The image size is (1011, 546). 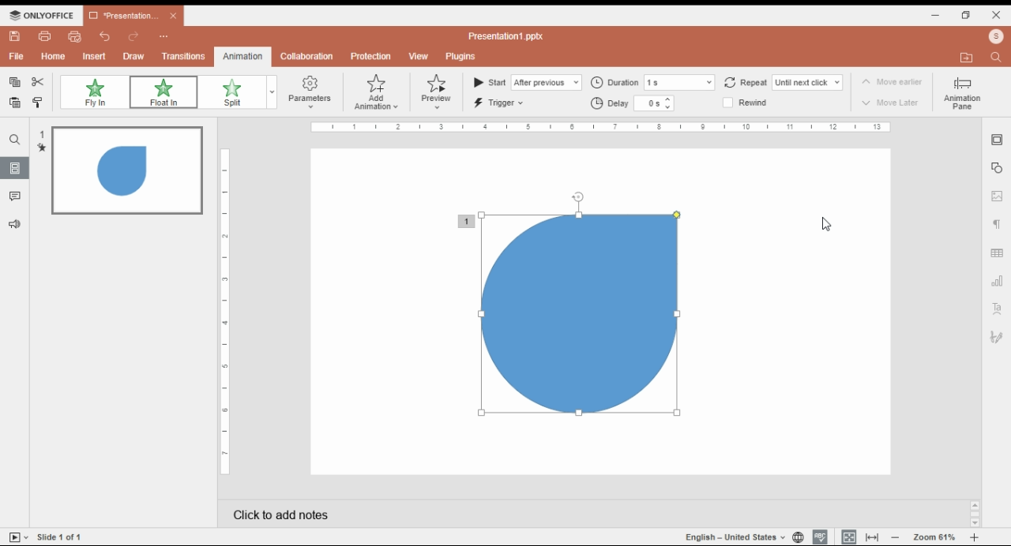 I want to click on rewind, so click(x=752, y=103).